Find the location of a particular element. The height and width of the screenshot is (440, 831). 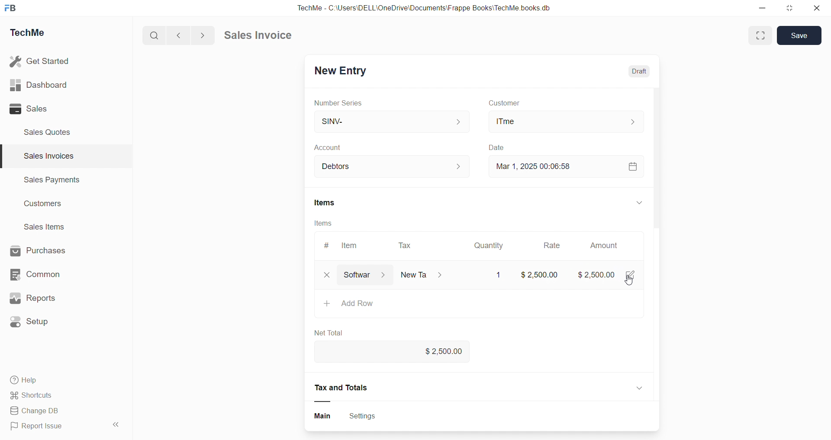

Sales Items is located at coordinates (48, 228).